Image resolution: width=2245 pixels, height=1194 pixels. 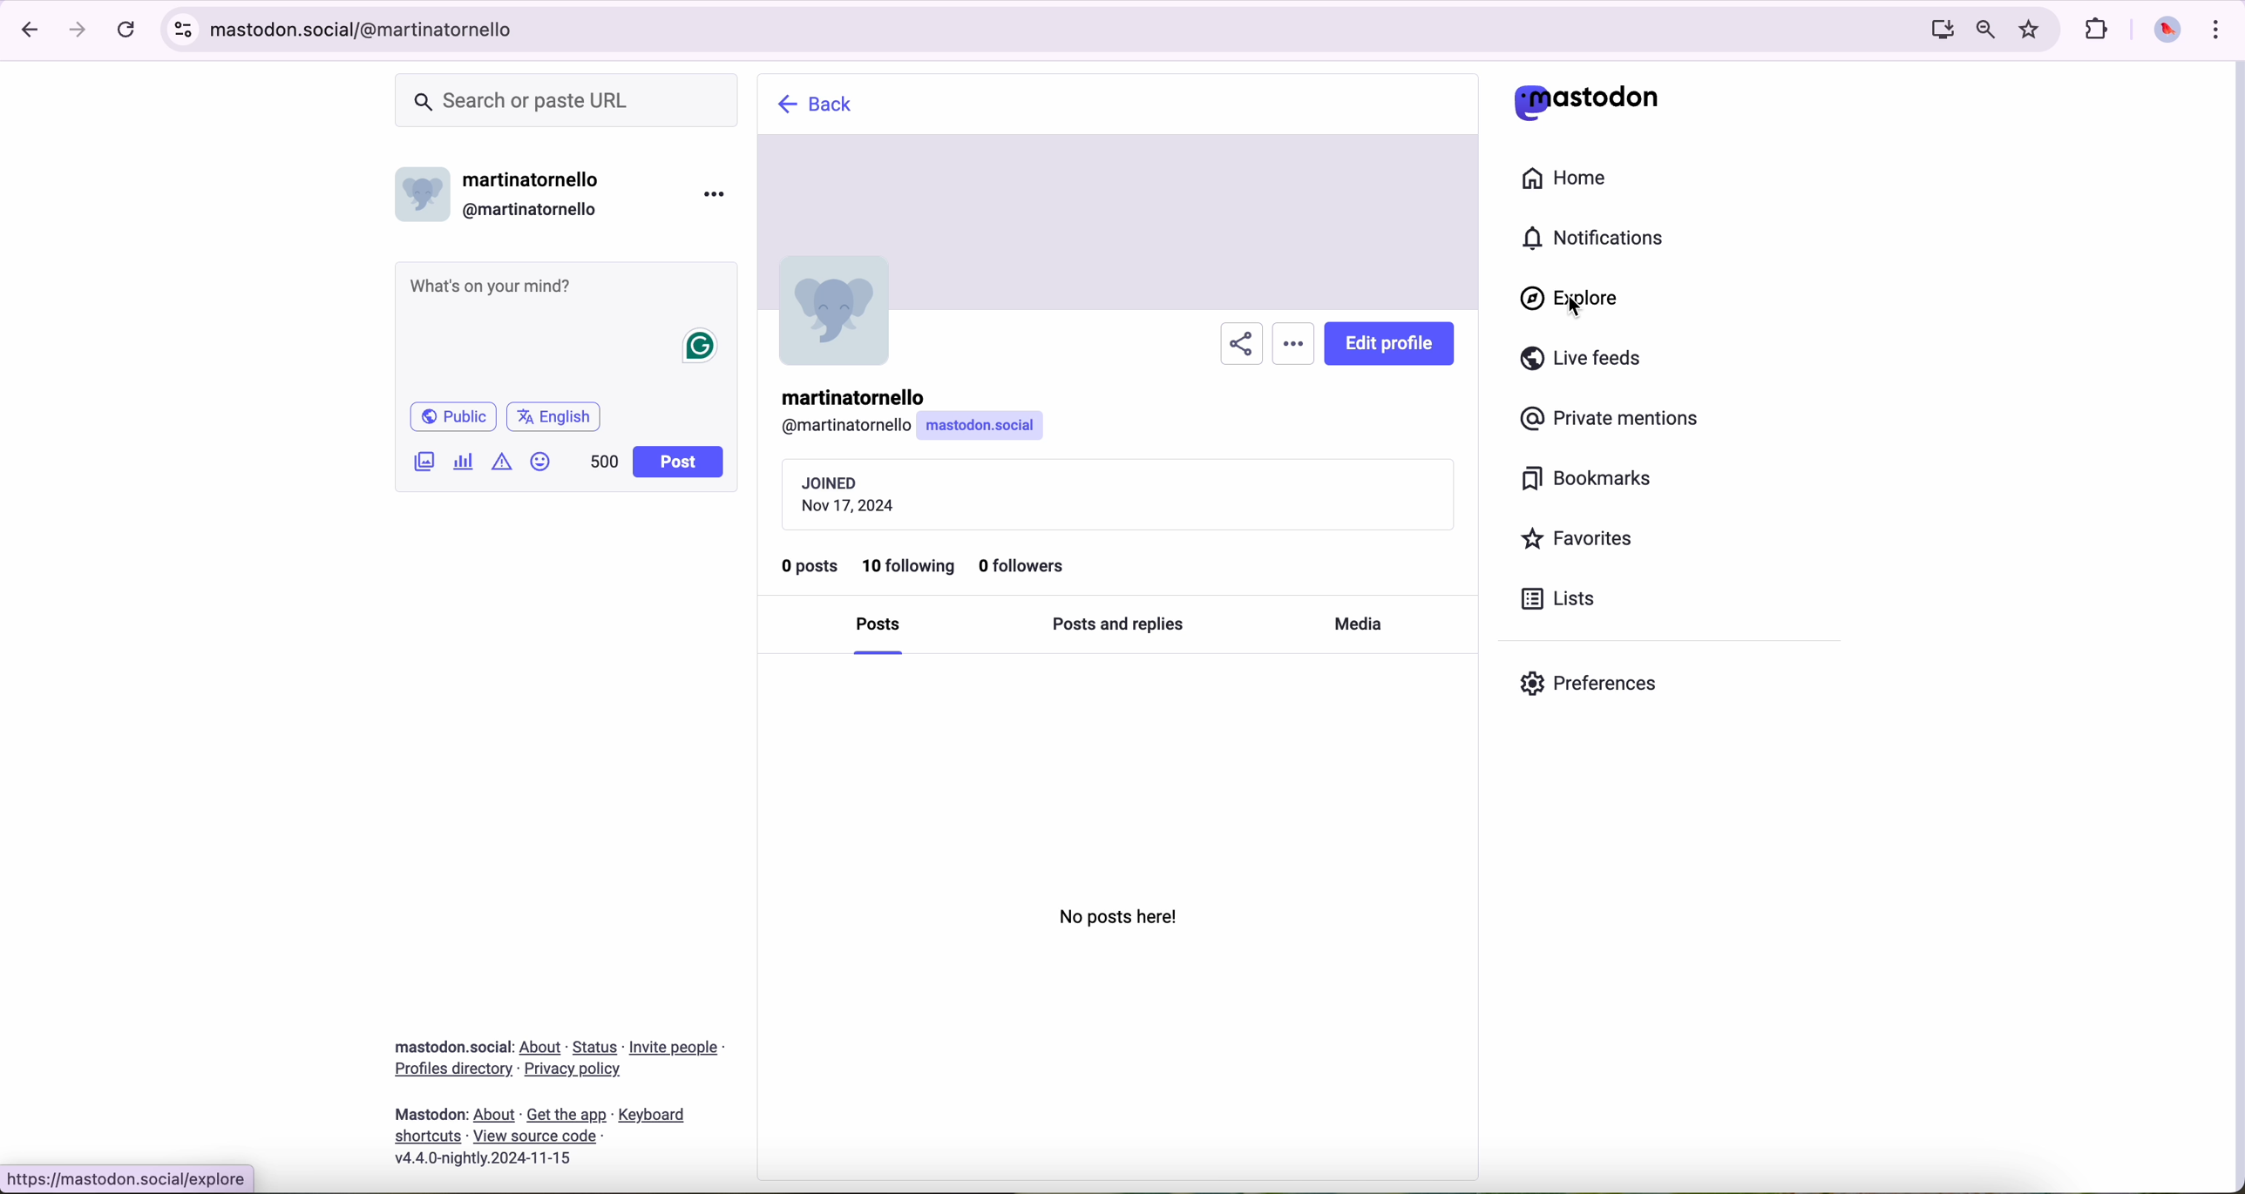 What do you see at coordinates (80, 30) in the screenshot?
I see `navigate foward` at bounding box center [80, 30].